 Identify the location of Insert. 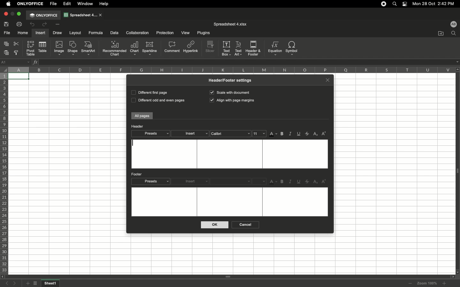
(40, 33).